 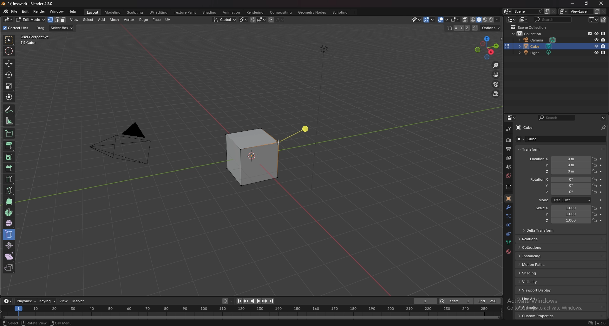 What do you see at coordinates (465, 20) in the screenshot?
I see `toggle xray` at bounding box center [465, 20].